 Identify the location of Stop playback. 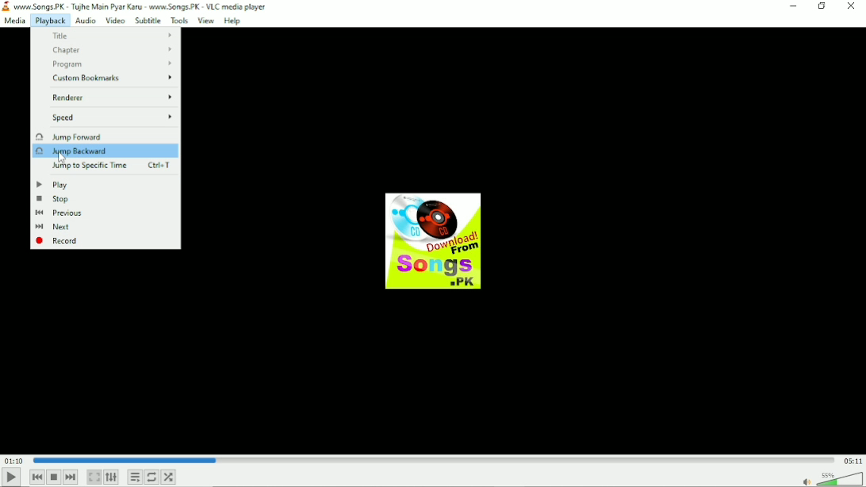
(54, 477).